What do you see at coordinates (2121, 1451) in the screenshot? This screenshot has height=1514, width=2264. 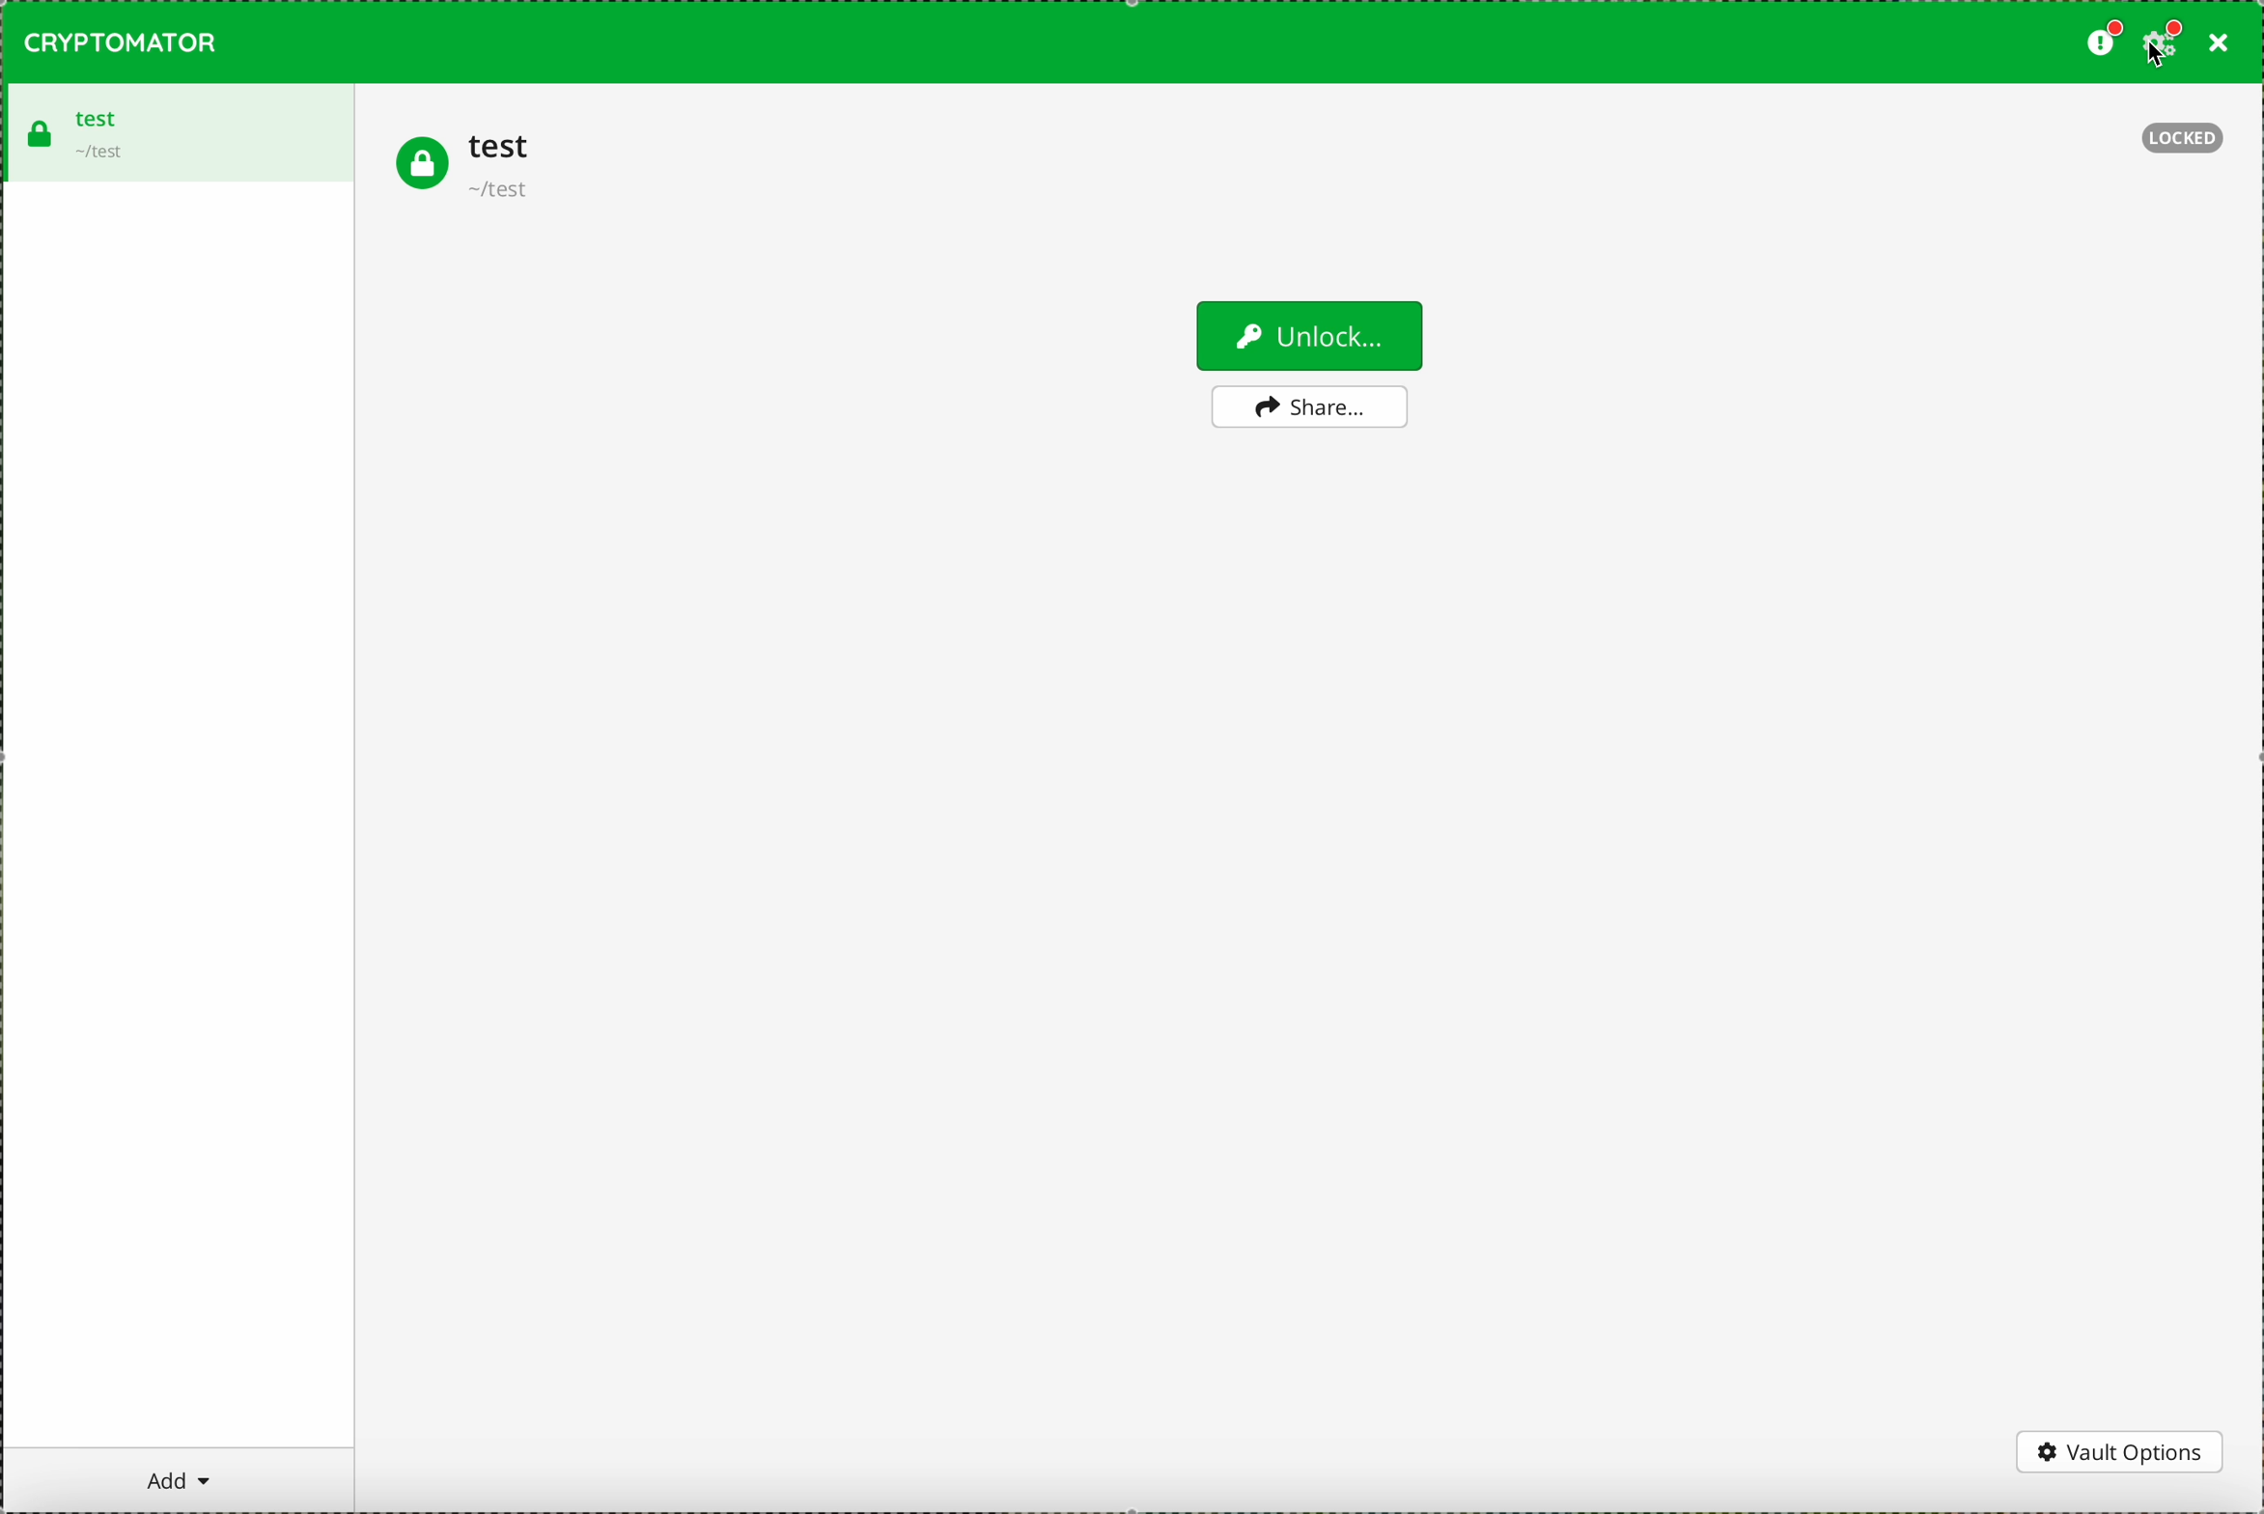 I see `vault options` at bounding box center [2121, 1451].